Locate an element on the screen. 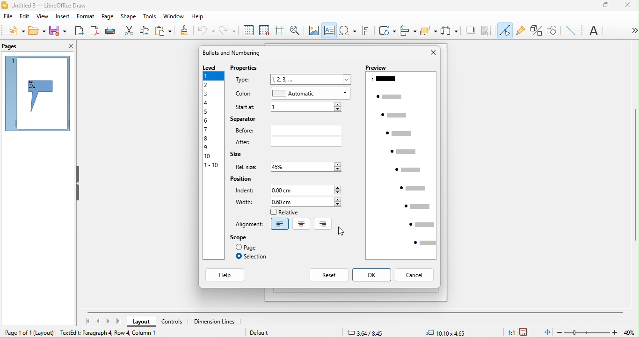 This screenshot has width=639, height=338. textedit paragraph 2, row 2, column 4 is located at coordinates (126, 333).